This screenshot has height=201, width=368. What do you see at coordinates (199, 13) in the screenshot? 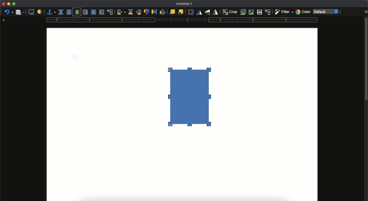
I see `rotate 90 right` at bounding box center [199, 13].